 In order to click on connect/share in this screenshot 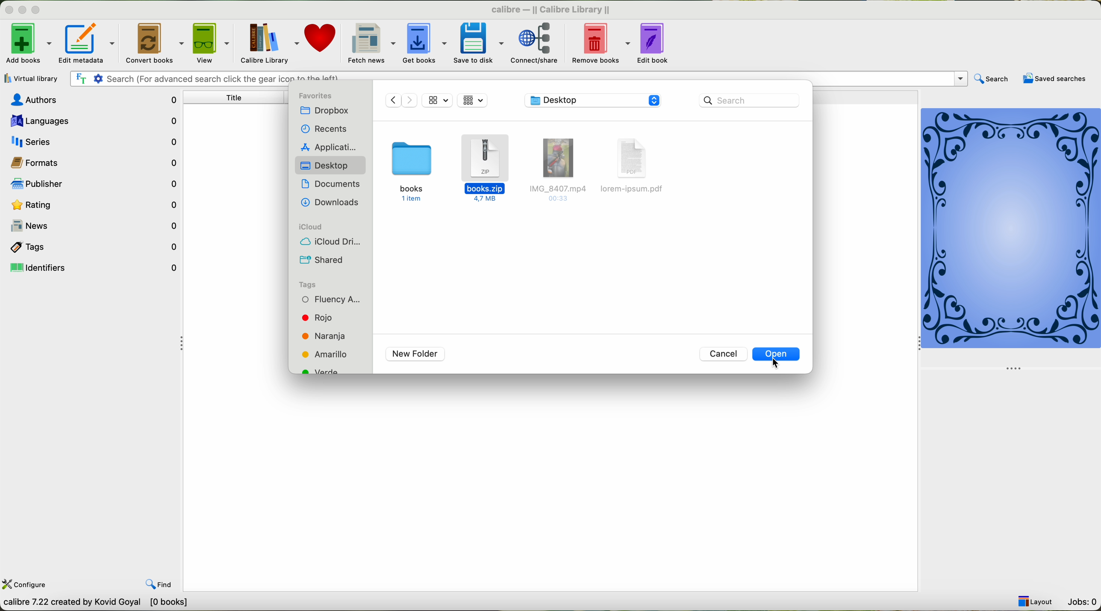, I will do `click(539, 45)`.